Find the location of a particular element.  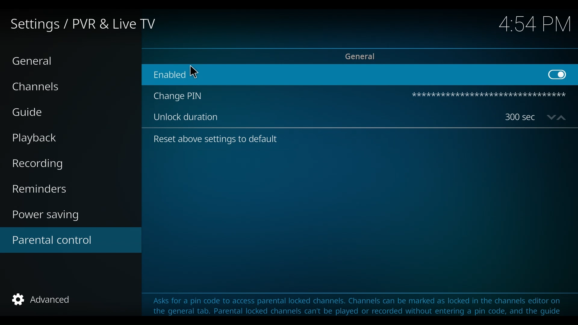

General is located at coordinates (360, 56).